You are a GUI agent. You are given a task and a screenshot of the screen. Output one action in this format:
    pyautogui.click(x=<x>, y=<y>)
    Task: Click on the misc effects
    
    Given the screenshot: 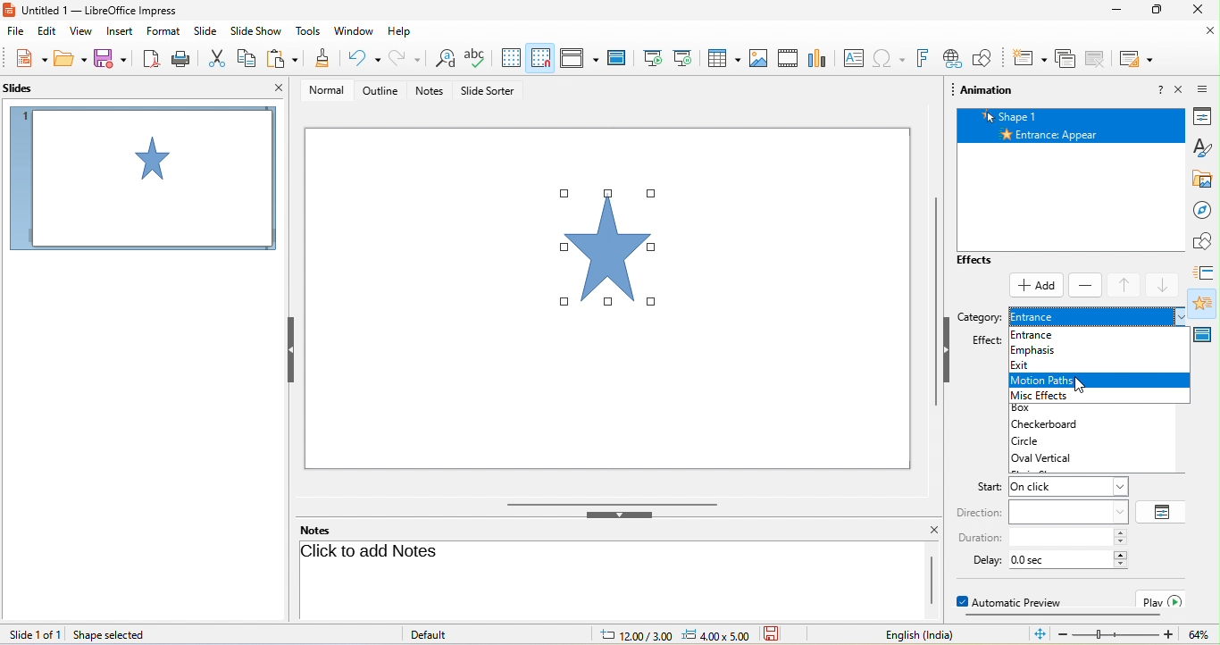 What is the action you would take?
    pyautogui.click(x=1041, y=395)
    